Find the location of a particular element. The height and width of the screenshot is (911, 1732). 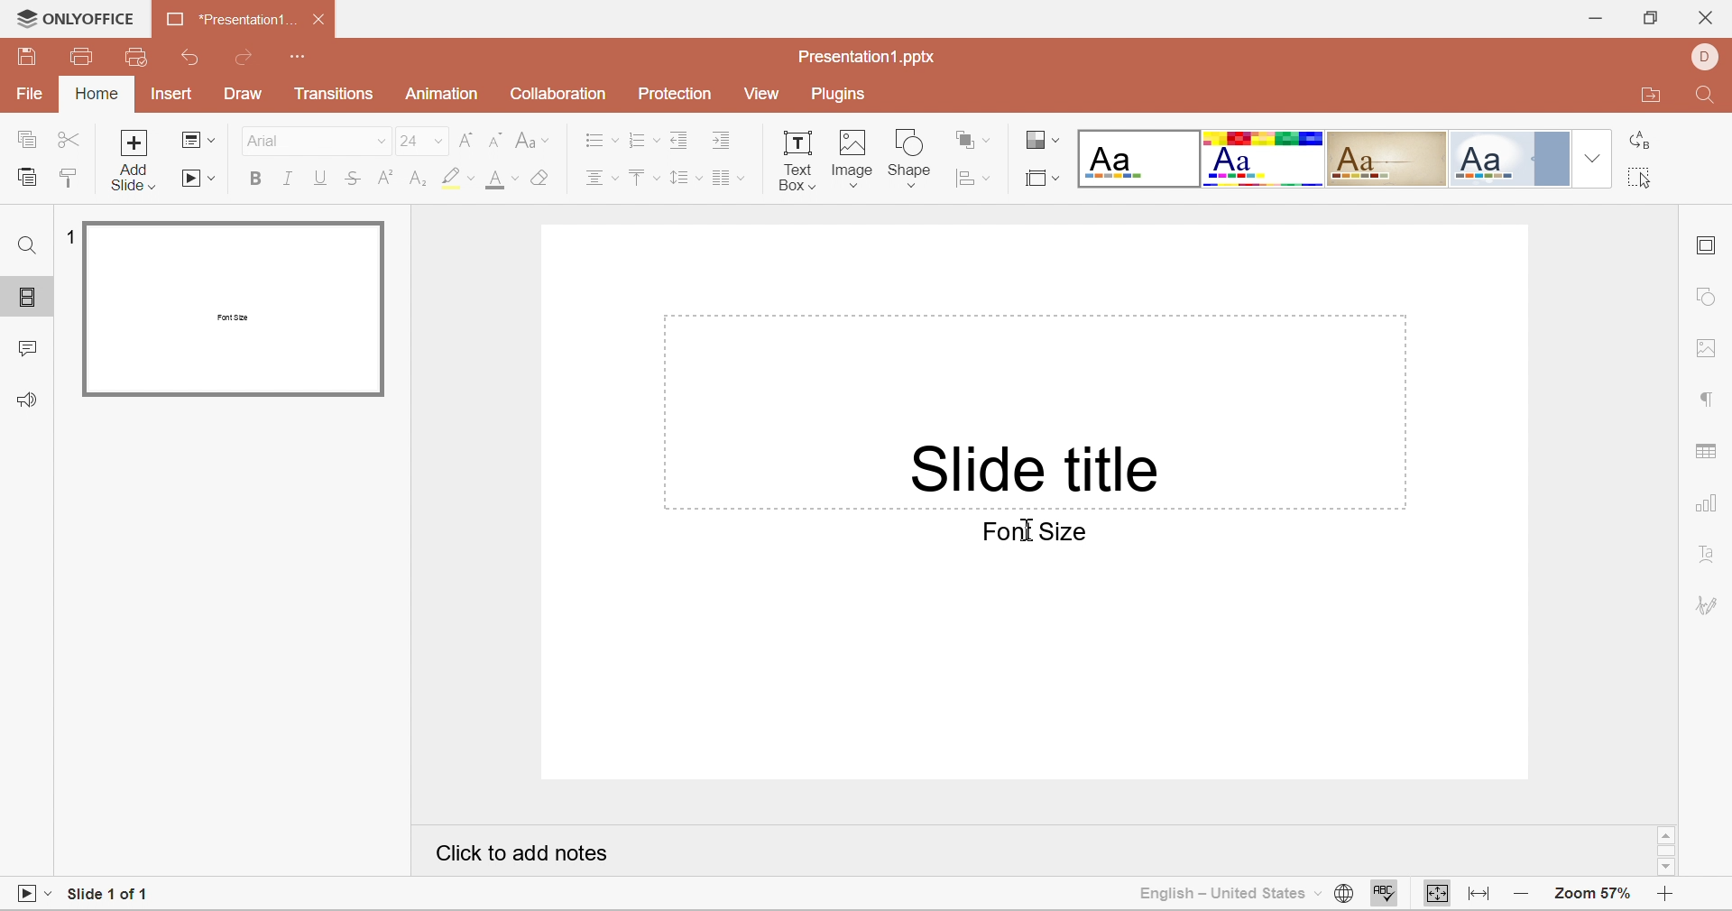

Close is located at coordinates (1706, 20).